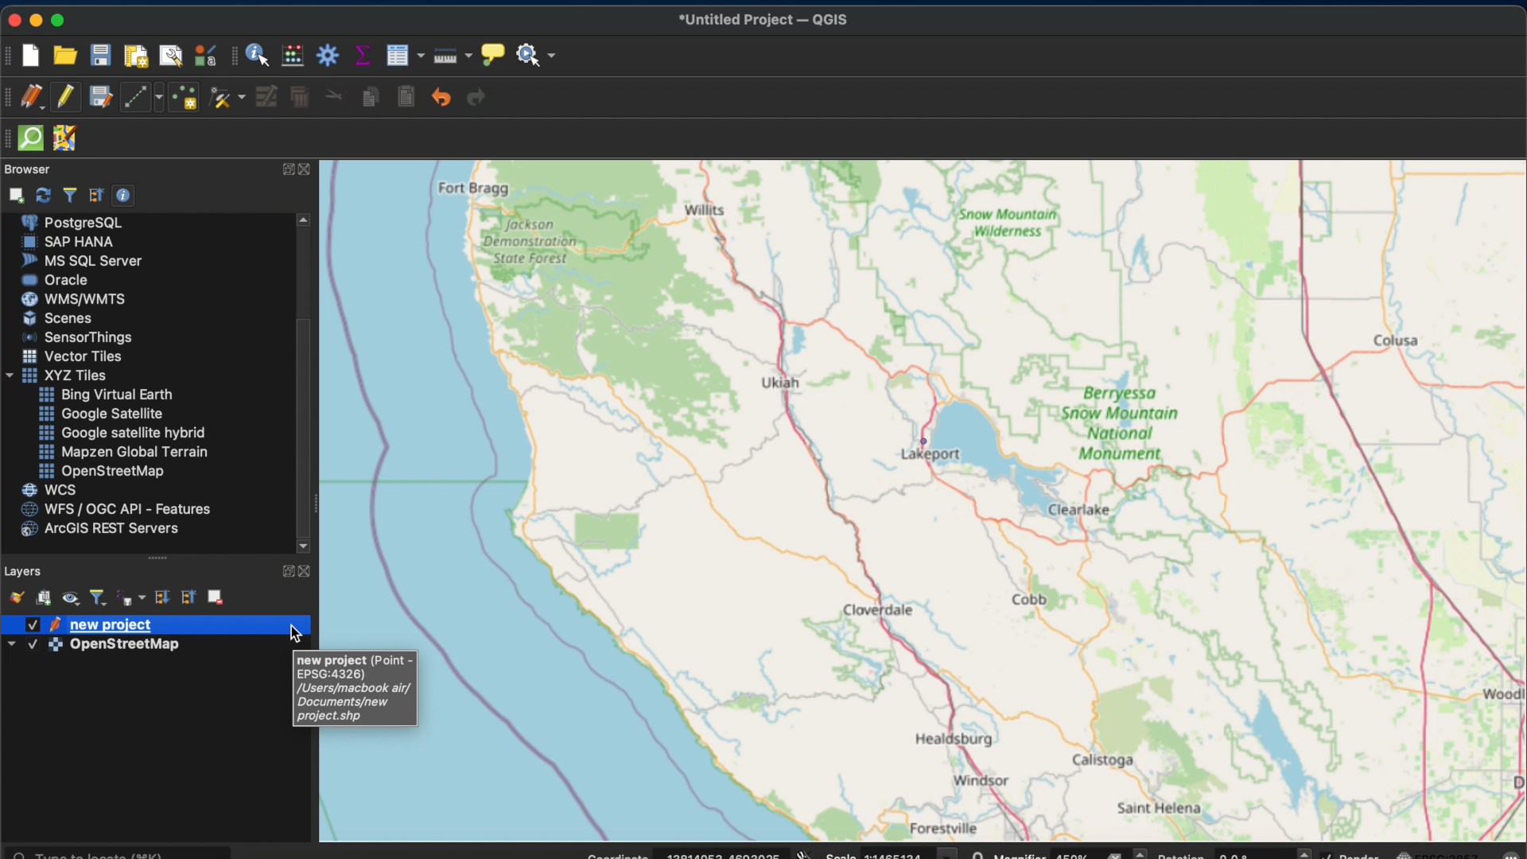 Image resolution: width=1527 pixels, height=859 pixels. What do you see at coordinates (44, 193) in the screenshot?
I see `refresh` at bounding box center [44, 193].